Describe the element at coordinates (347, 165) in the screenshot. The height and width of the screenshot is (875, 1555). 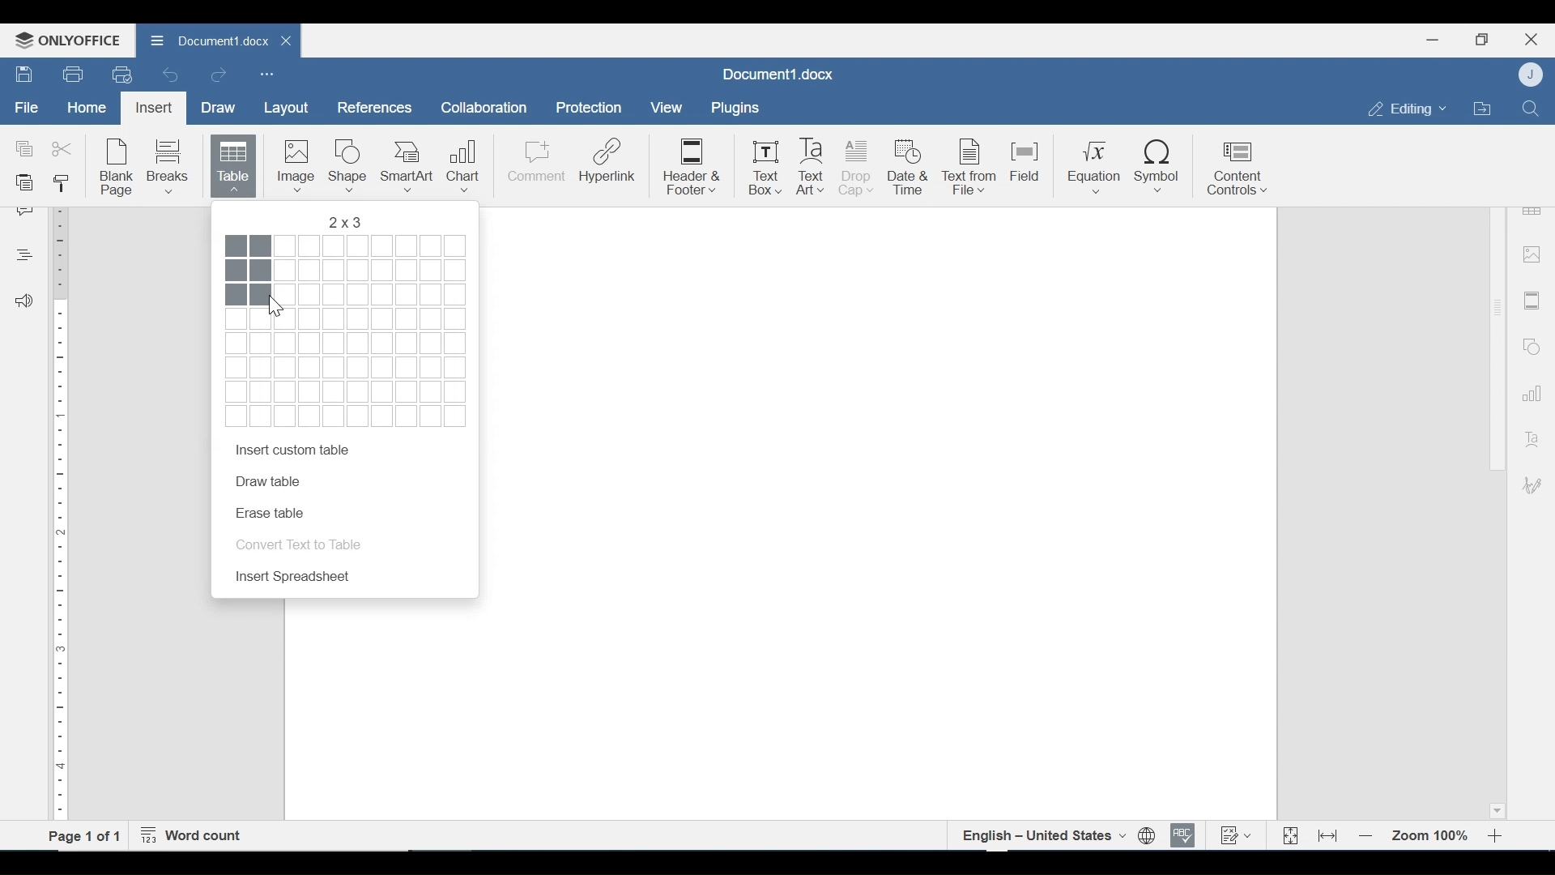
I see `Shape` at that location.